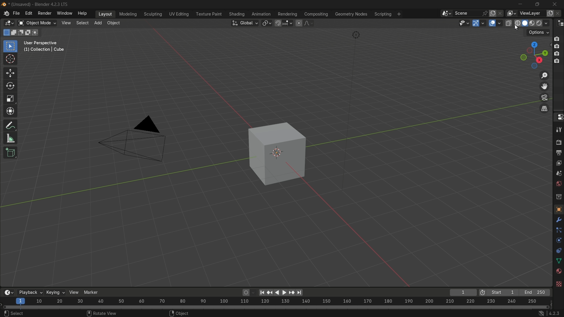 This screenshot has height=317, width=564. What do you see at coordinates (550, 13) in the screenshot?
I see `add view layer` at bounding box center [550, 13].